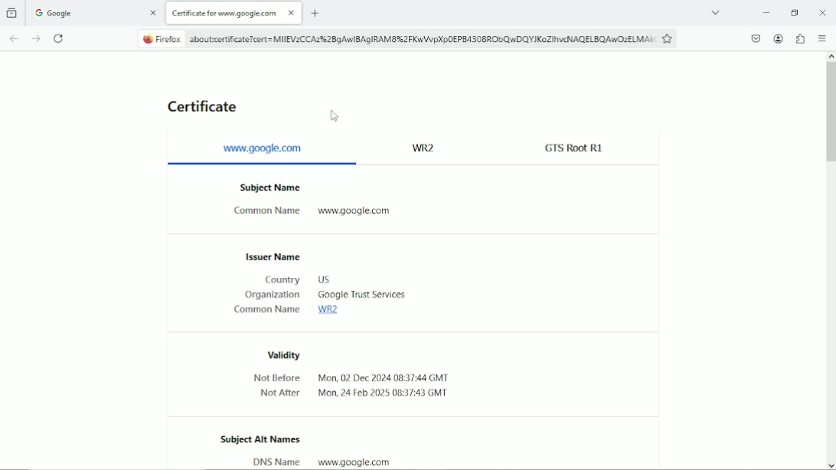  What do you see at coordinates (11, 38) in the screenshot?
I see `Go back` at bounding box center [11, 38].